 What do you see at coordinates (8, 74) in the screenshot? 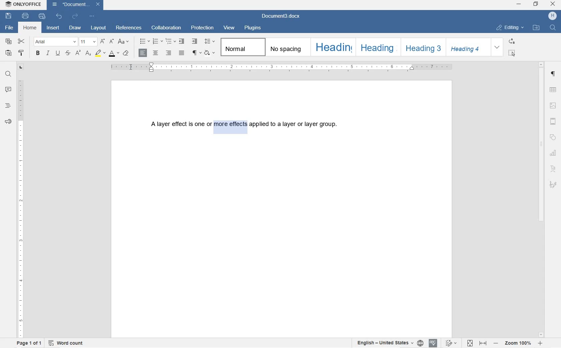
I see `FIND` at bounding box center [8, 74].